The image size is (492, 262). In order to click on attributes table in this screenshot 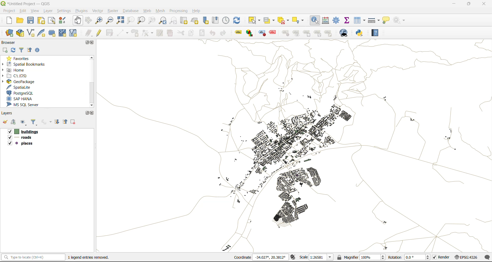, I will do `click(360, 21)`.